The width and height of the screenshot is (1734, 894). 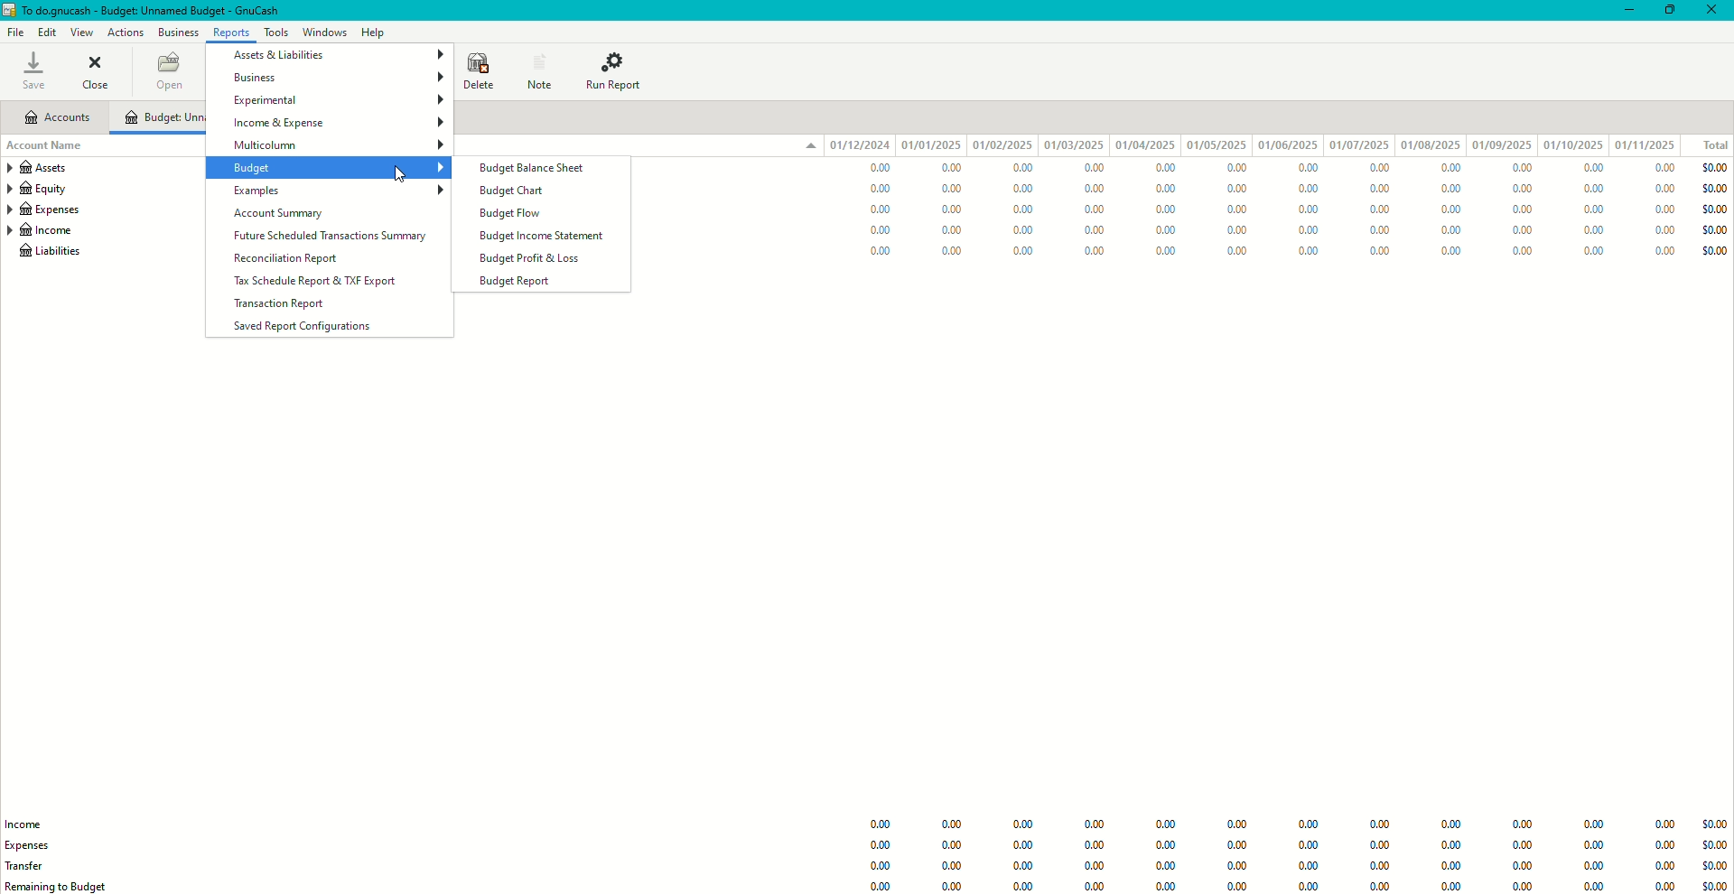 What do you see at coordinates (1712, 885) in the screenshot?
I see `$0.00` at bounding box center [1712, 885].